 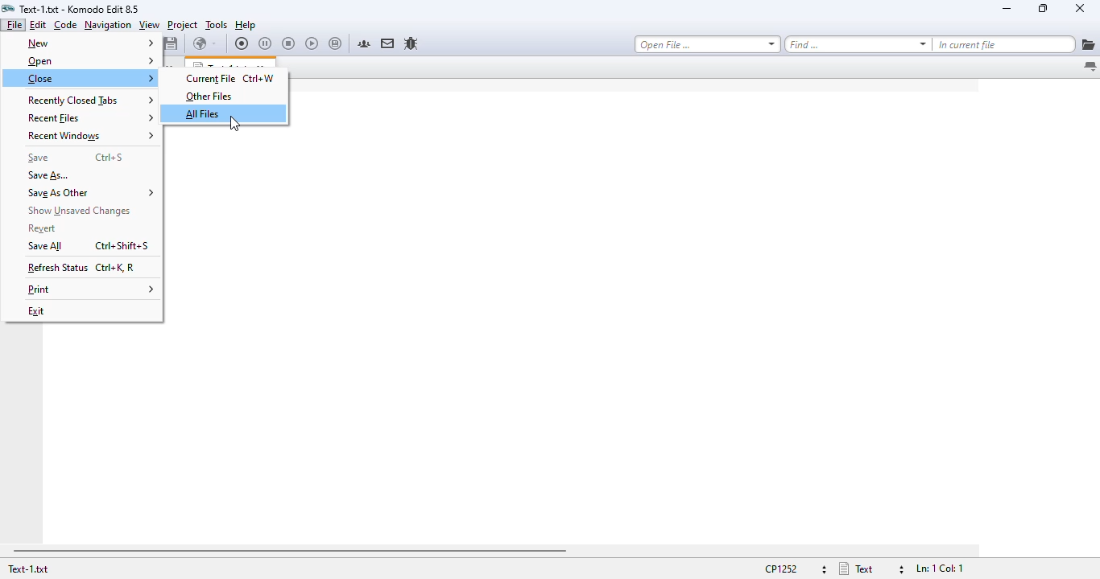 What do you see at coordinates (364, 43) in the screenshot?
I see `komodo community` at bounding box center [364, 43].